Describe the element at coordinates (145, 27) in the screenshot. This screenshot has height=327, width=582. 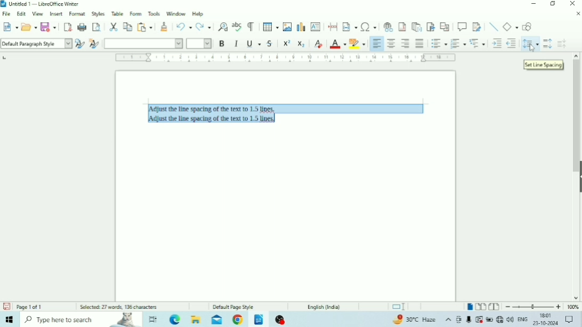
I see `Paste` at that location.